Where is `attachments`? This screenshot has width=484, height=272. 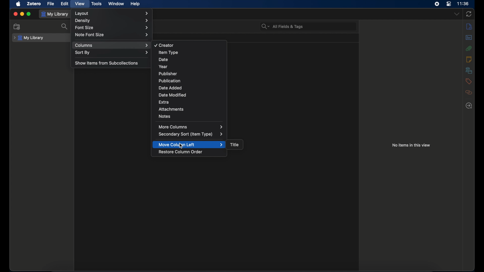 attachments is located at coordinates (171, 109).